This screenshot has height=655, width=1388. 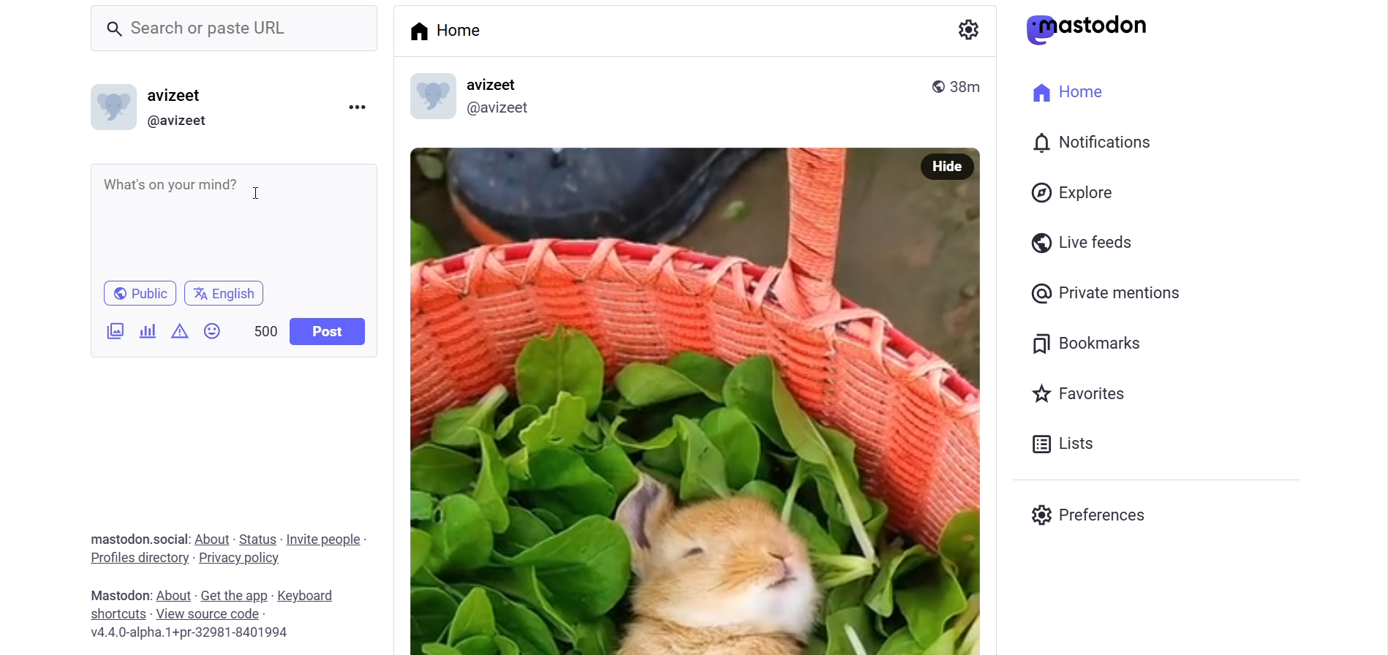 I want to click on Search or paste URL, so click(x=236, y=29).